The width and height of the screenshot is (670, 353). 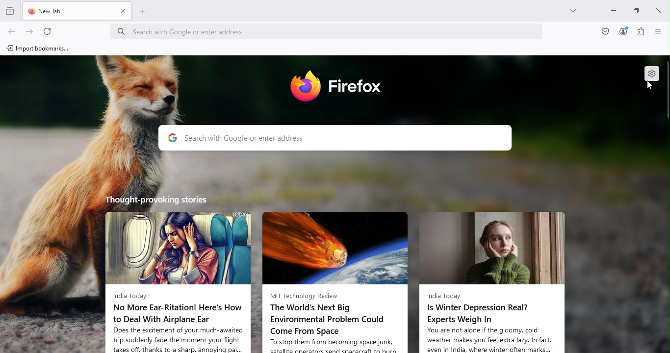 I want to click on Import bookmarks, so click(x=41, y=49).